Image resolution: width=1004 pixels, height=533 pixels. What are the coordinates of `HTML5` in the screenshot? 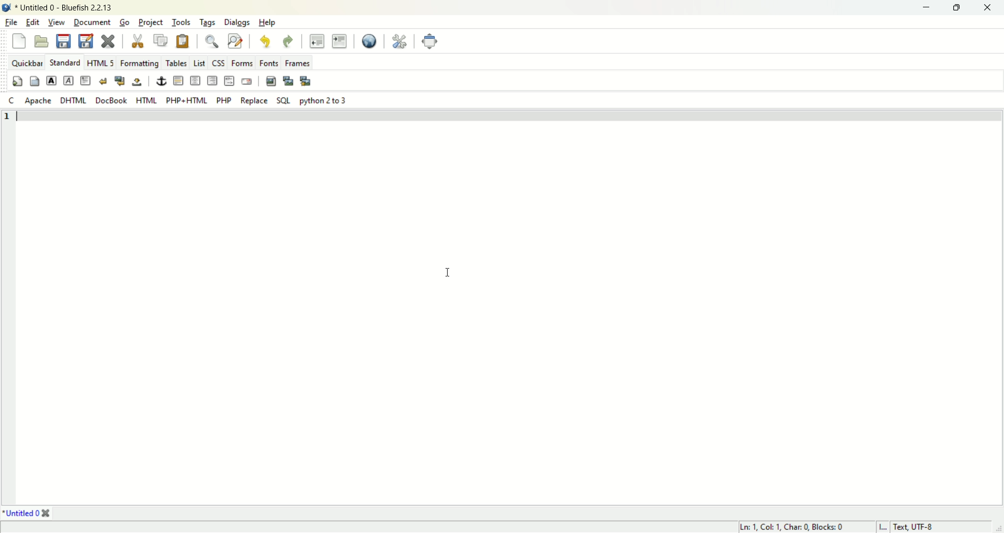 It's located at (100, 63).